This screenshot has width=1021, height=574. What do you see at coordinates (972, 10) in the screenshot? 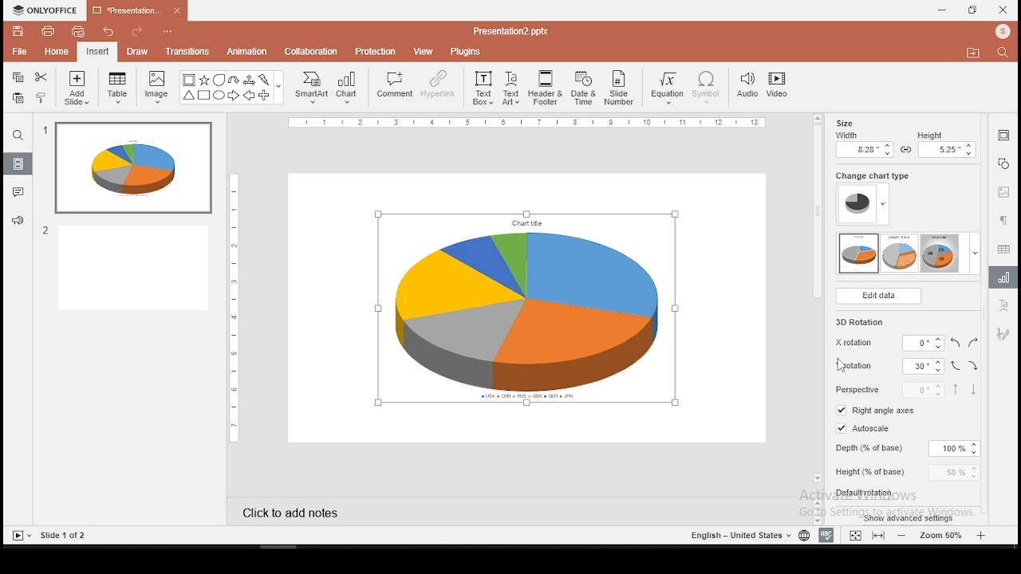
I see `restore` at bounding box center [972, 10].